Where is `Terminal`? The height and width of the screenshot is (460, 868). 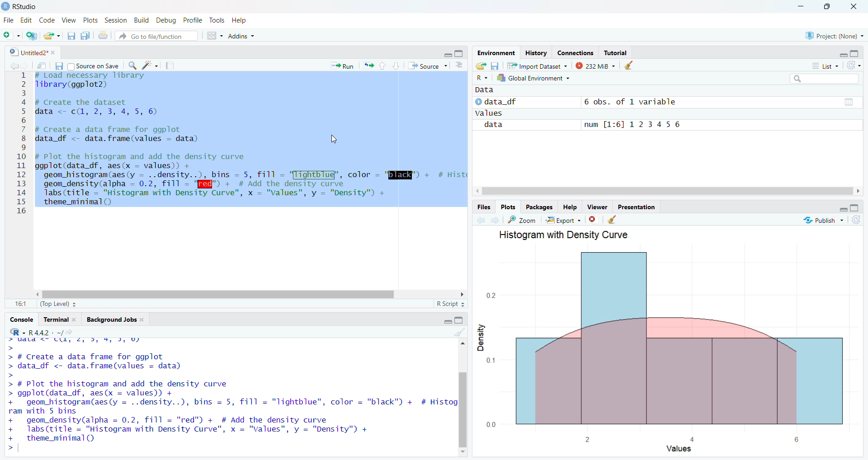
Terminal is located at coordinates (55, 319).